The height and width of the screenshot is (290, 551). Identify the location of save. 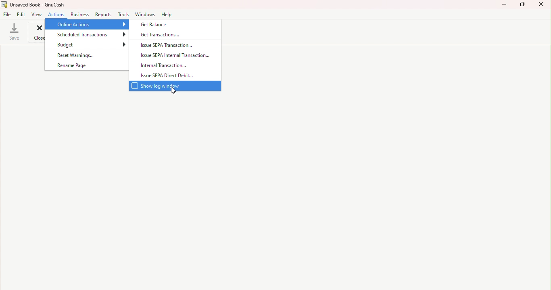
(15, 32).